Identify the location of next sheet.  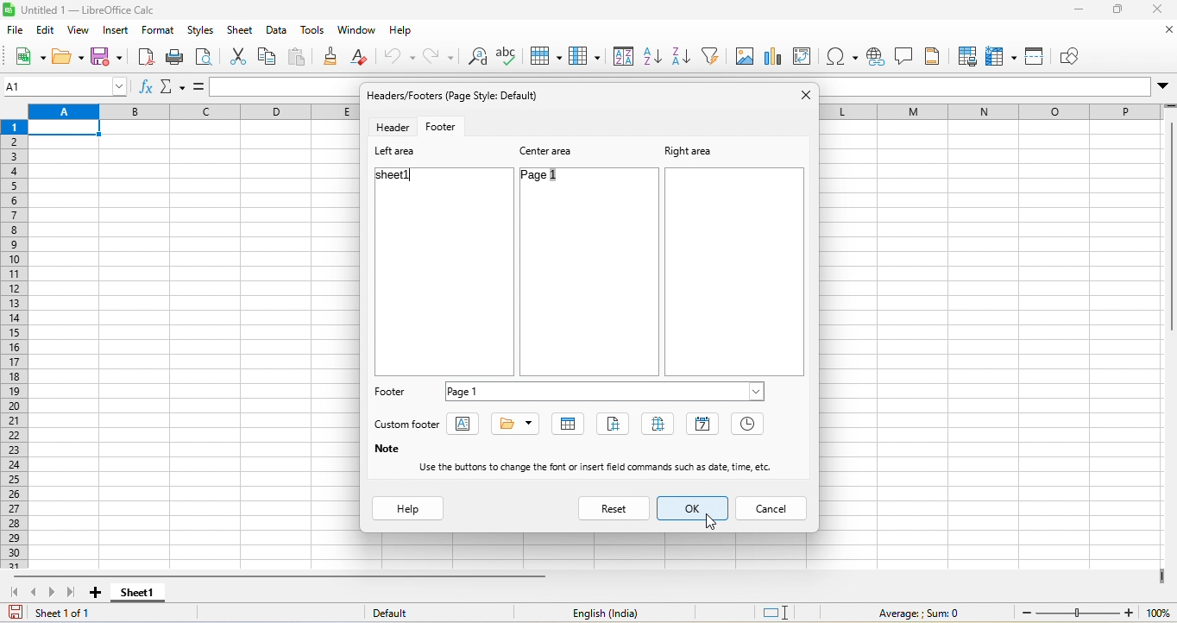
(54, 592).